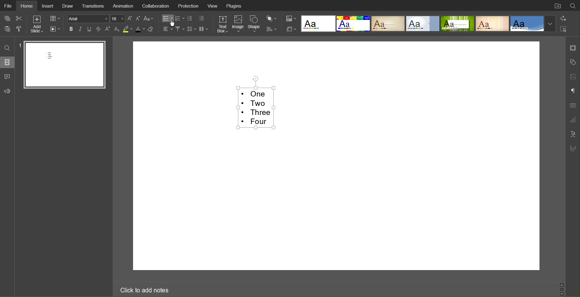 This screenshot has height=297, width=580. What do you see at coordinates (38, 24) in the screenshot?
I see `Add Slide` at bounding box center [38, 24].